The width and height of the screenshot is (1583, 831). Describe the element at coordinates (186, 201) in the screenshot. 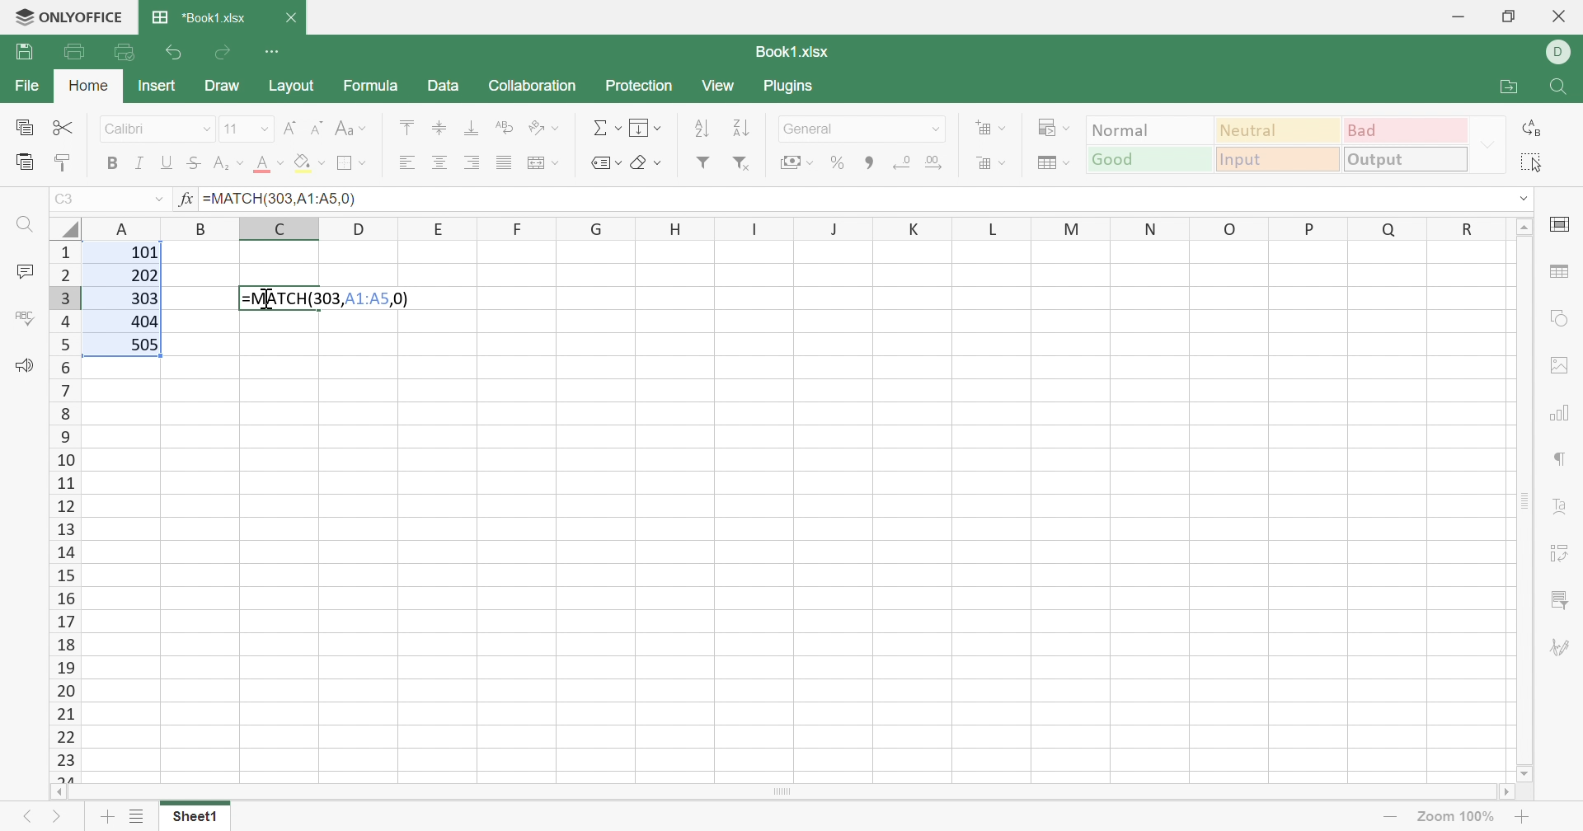

I see `fx` at that location.